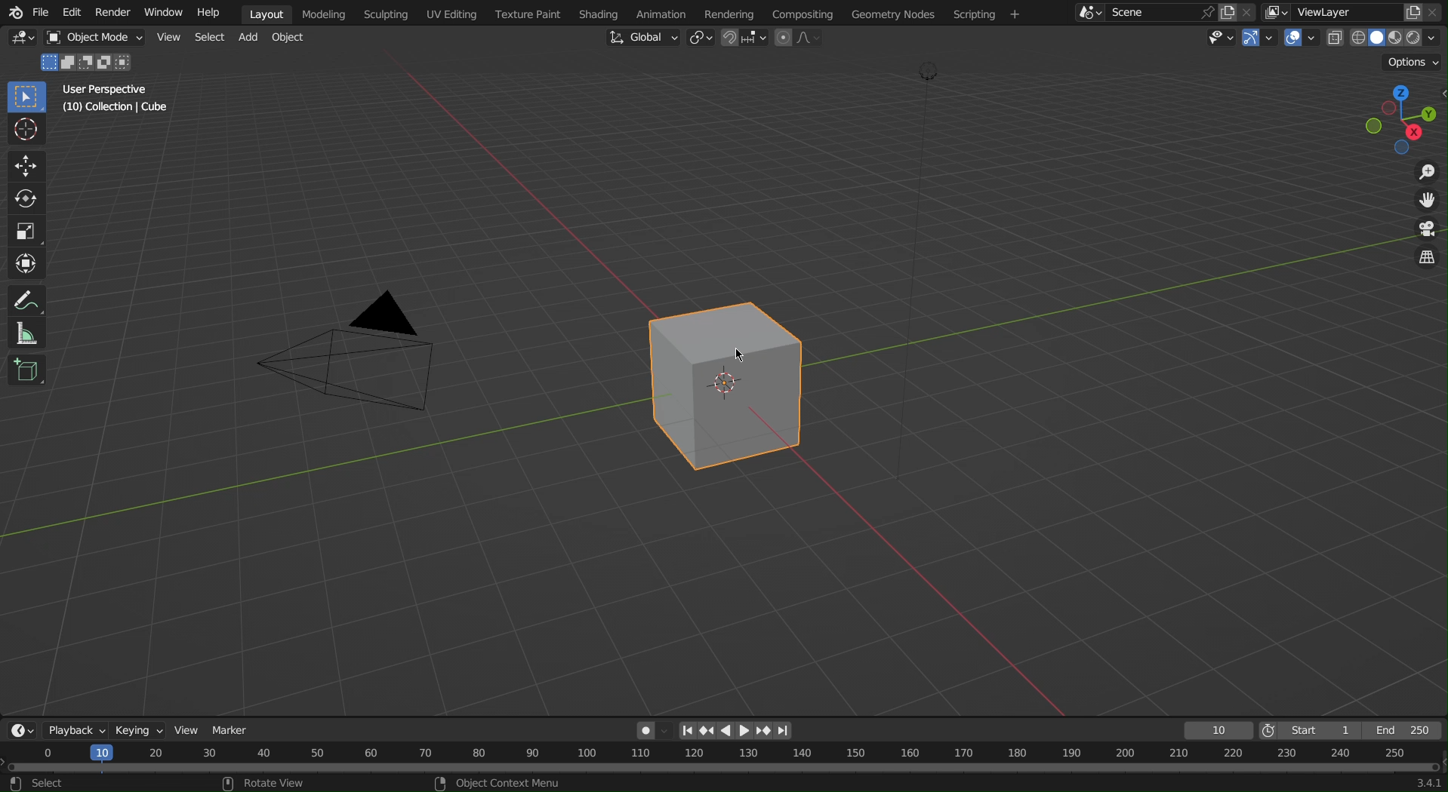 This screenshot has height=792, width=1448. I want to click on Toggle View, so click(1425, 259).